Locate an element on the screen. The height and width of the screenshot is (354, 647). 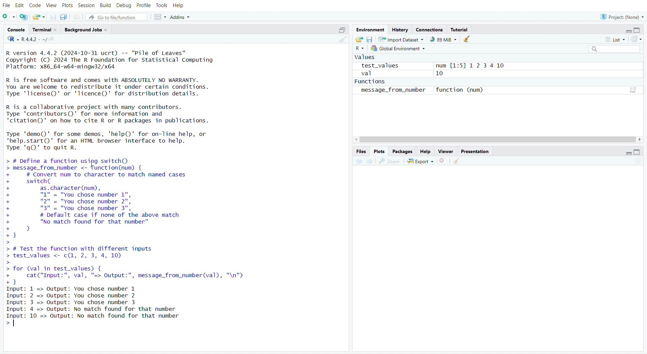
Tutorial is located at coordinates (462, 30).